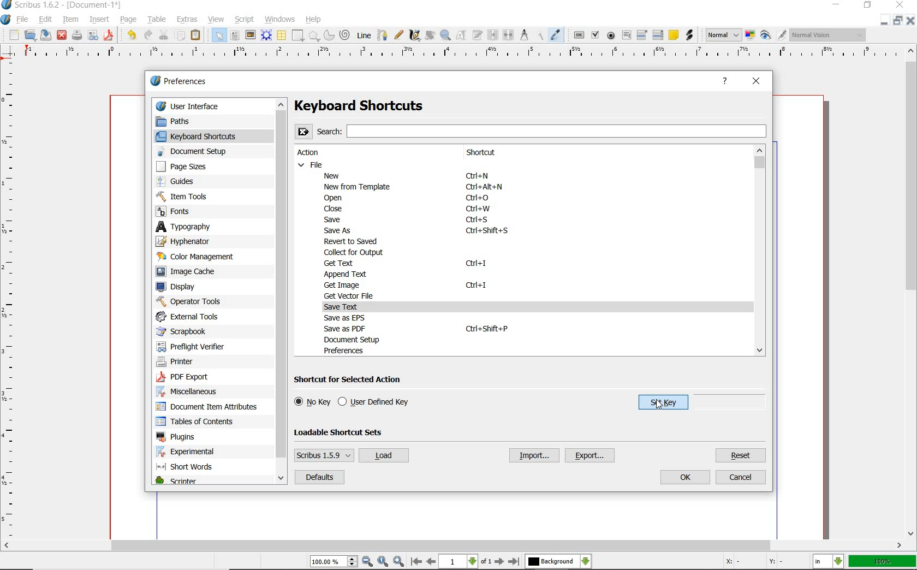 The width and height of the screenshot is (917, 570). I want to click on restore, so click(868, 5).